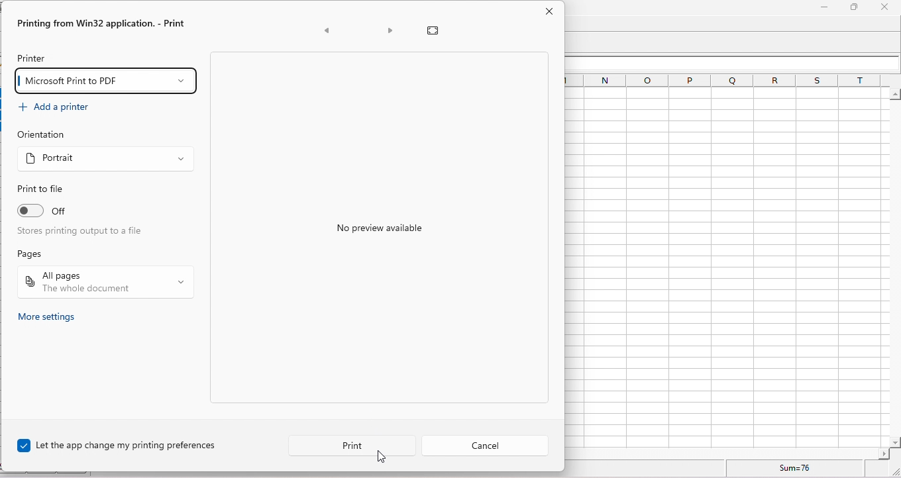 This screenshot has height=478, width=901. Describe the element at coordinates (550, 13) in the screenshot. I see `close` at that location.